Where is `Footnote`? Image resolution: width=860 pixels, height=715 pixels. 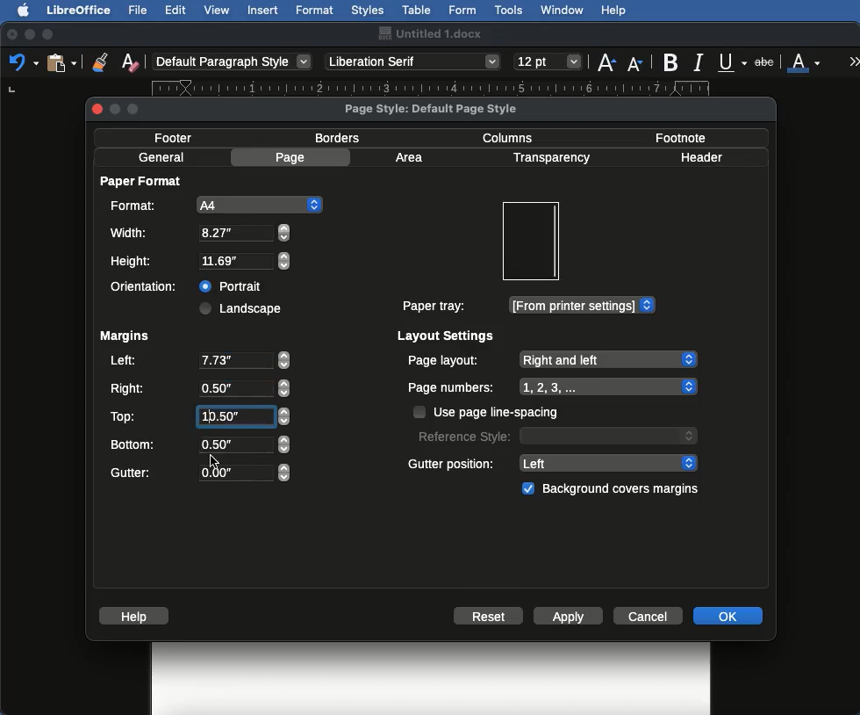 Footnote is located at coordinates (679, 137).